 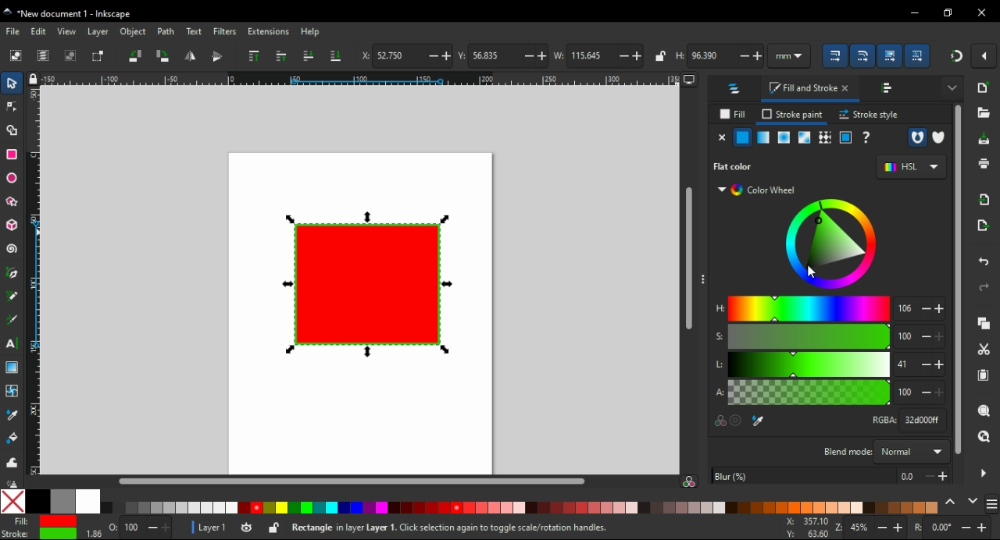 What do you see at coordinates (12, 368) in the screenshot?
I see `gradient tool` at bounding box center [12, 368].